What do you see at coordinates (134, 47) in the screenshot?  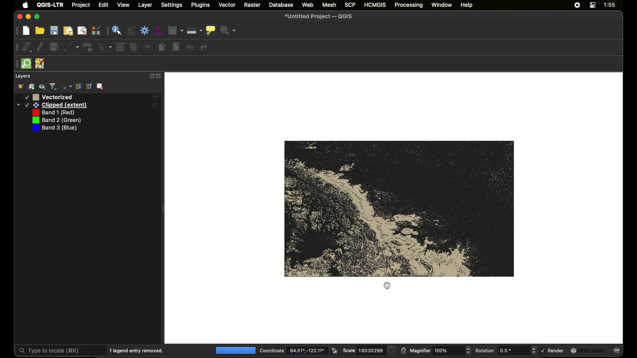 I see `delete selected` at bounding box center [134, 47].